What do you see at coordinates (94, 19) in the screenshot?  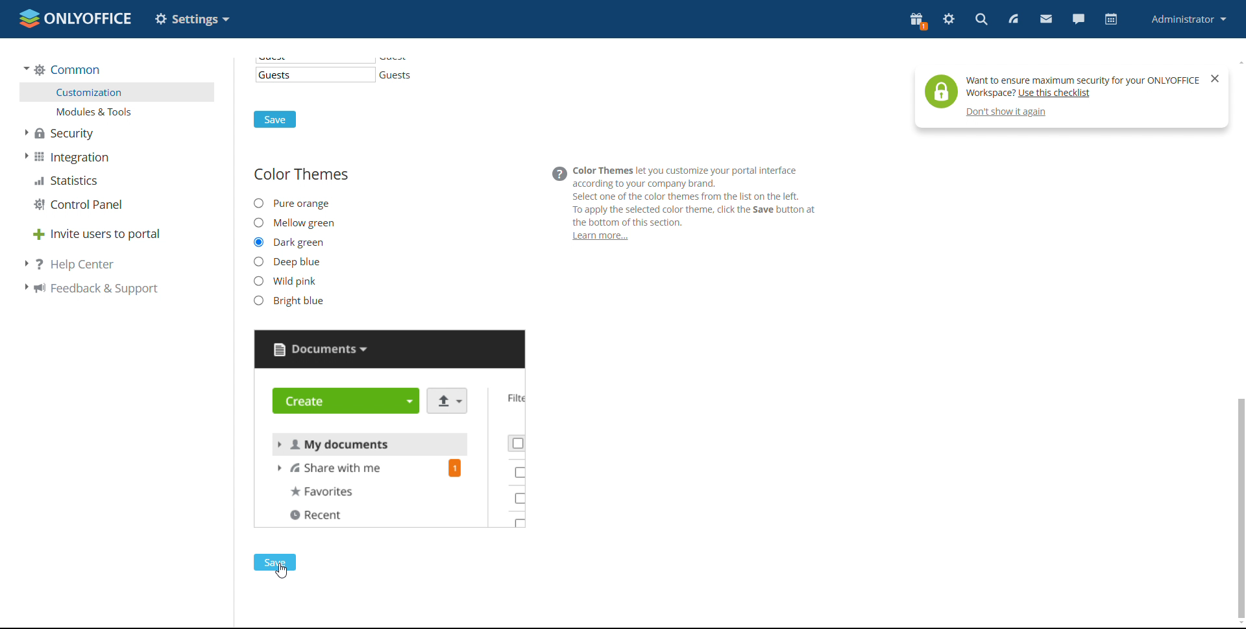 I see `onlyoffice` at bounding box center [94, 19].